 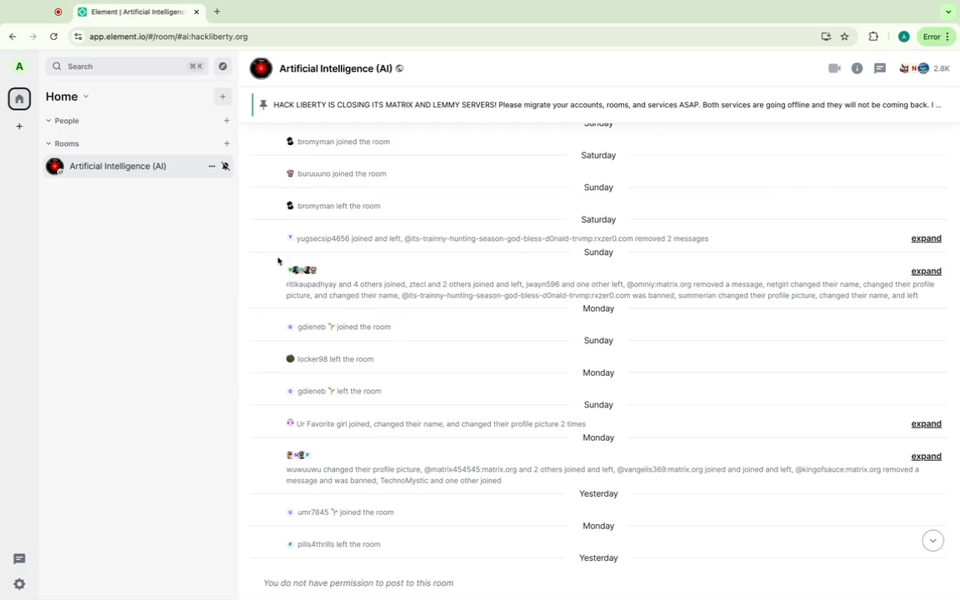 I want to click on Home, so click(x=75, y=97).